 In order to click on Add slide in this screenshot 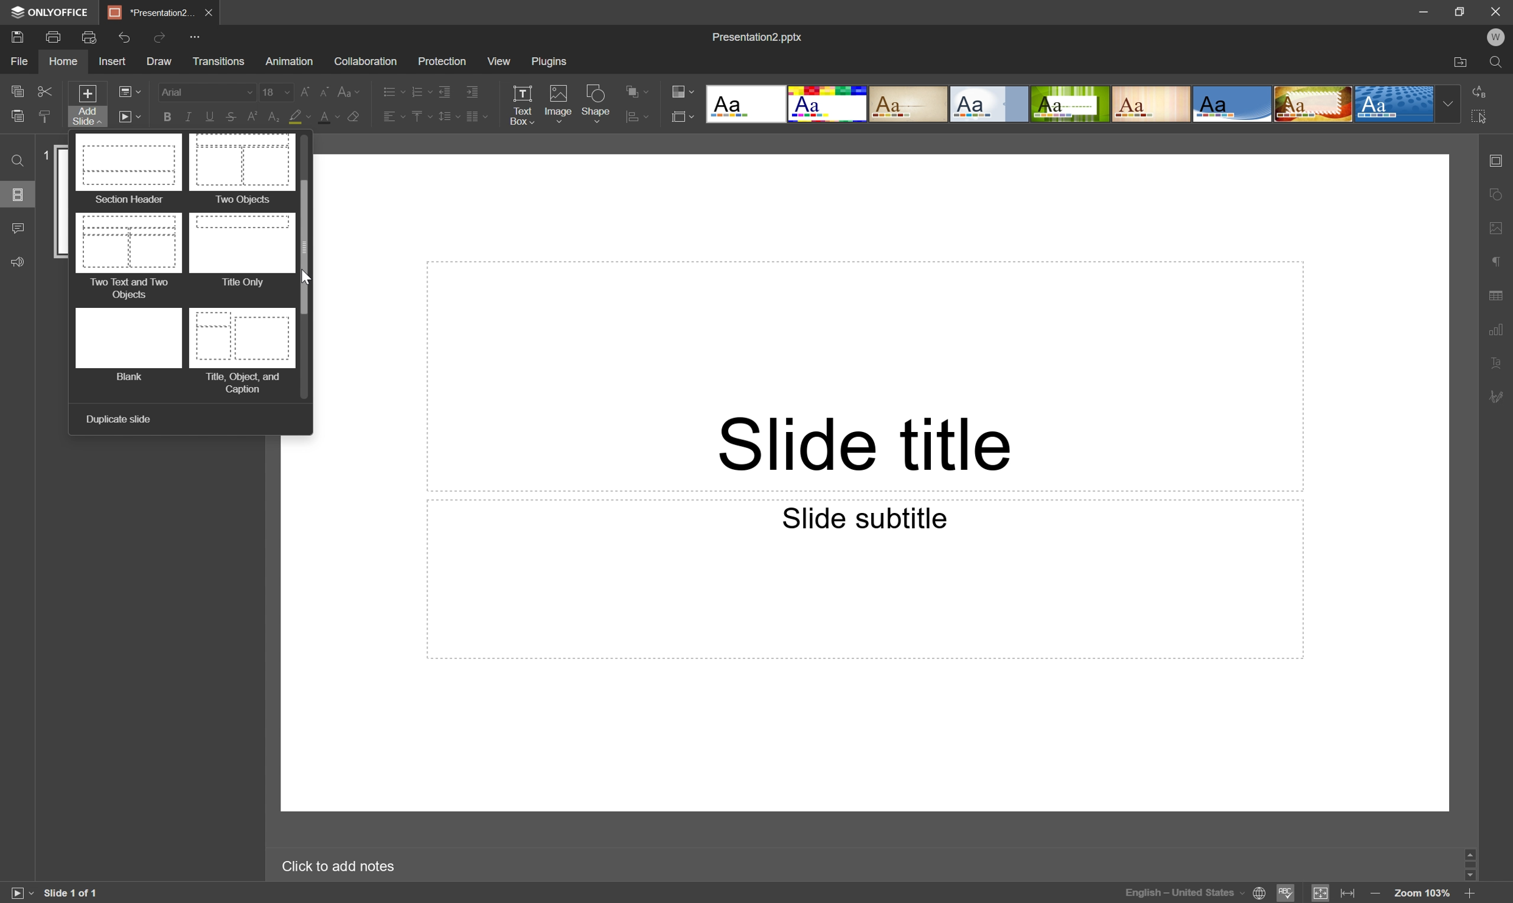, I will do `click(85, 105)`.